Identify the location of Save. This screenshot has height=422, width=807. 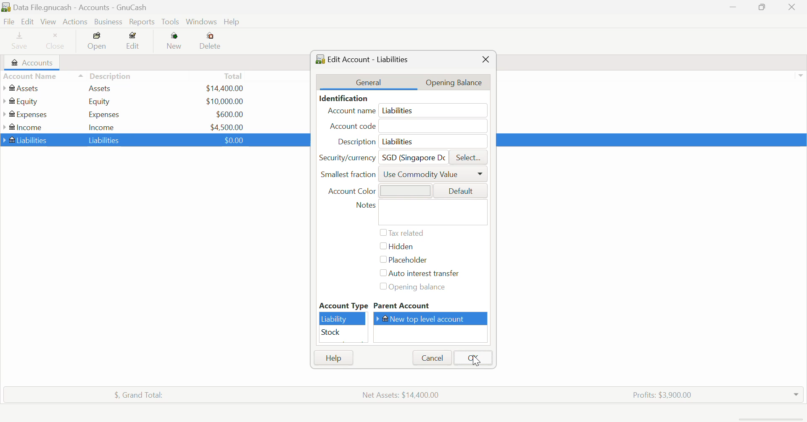
(16, 42).